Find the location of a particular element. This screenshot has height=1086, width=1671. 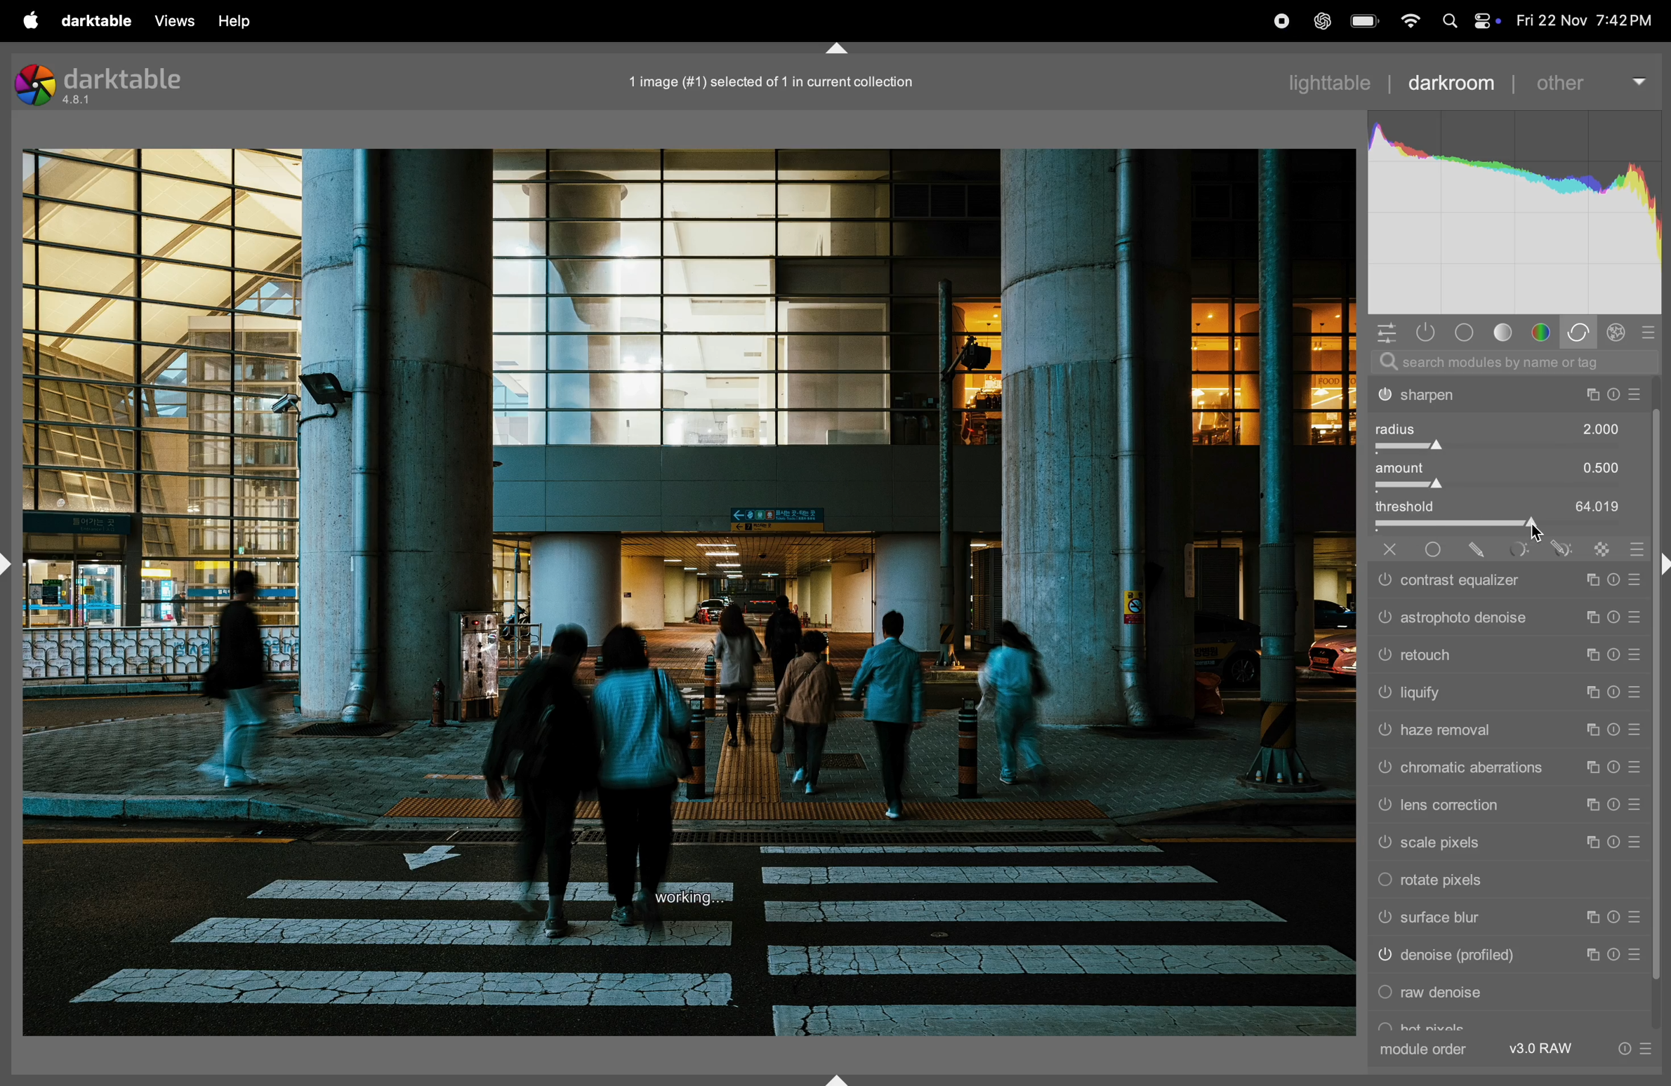

rastter mask is located at coordinates (1596, 546).